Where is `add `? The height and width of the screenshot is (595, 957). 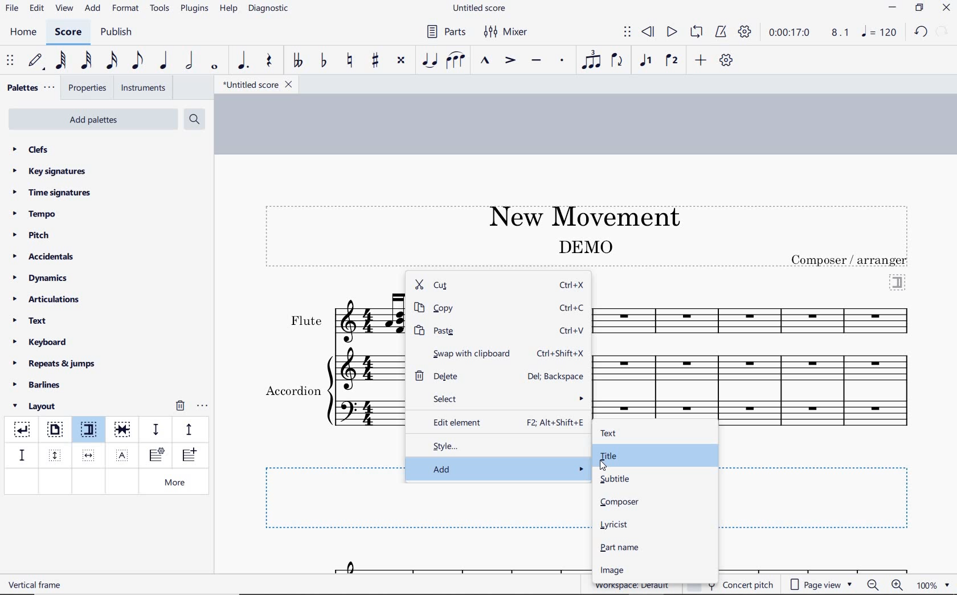
add  is located at coordinates (94, 9).